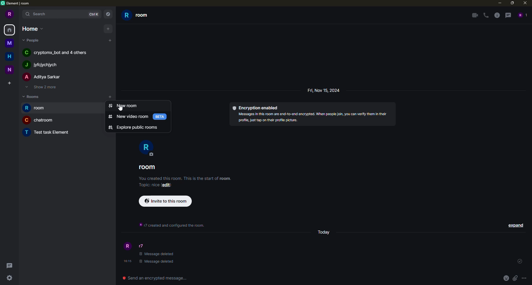 Image resolution: width=532 pixels, height=285 pixels. Describe the element at coordinates (172, 225) in the screenshot. I see `info` at that location.